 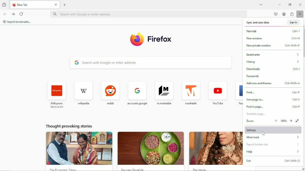 I want to click on Search with google or enter address, so click(x=151, y=63).